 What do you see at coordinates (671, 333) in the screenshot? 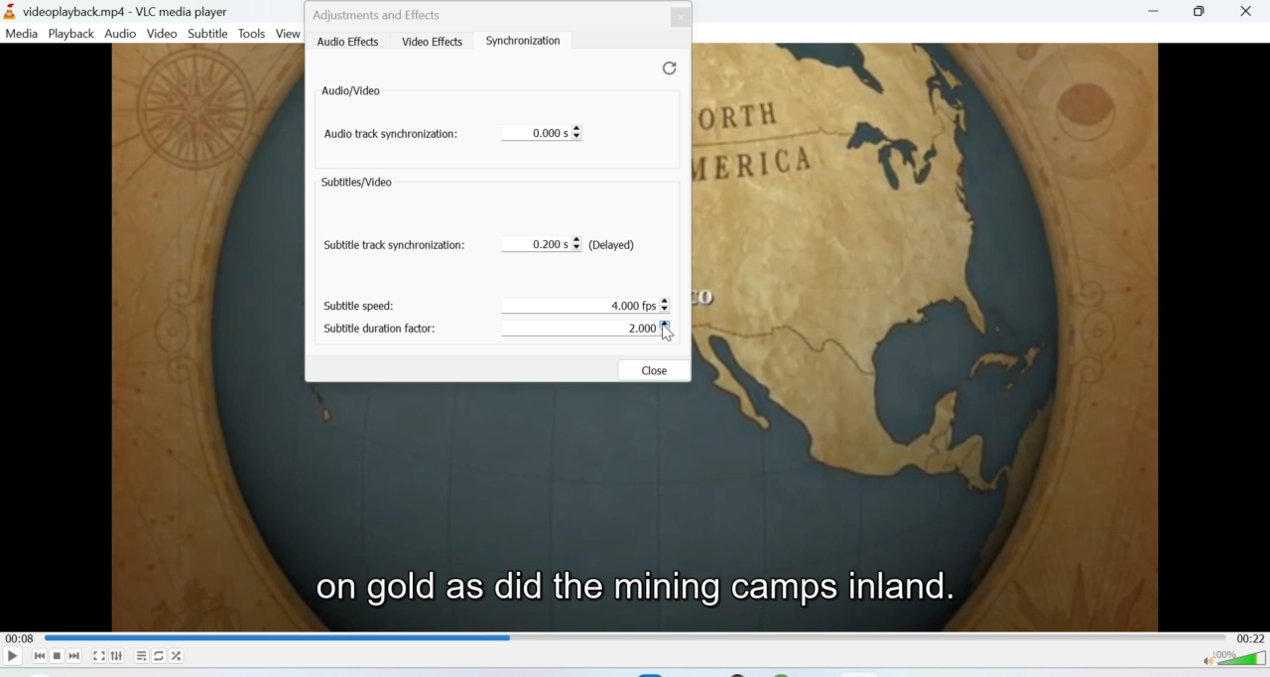
I see `cursor on subtitle duration factor input` at bounding box center [671, 333].